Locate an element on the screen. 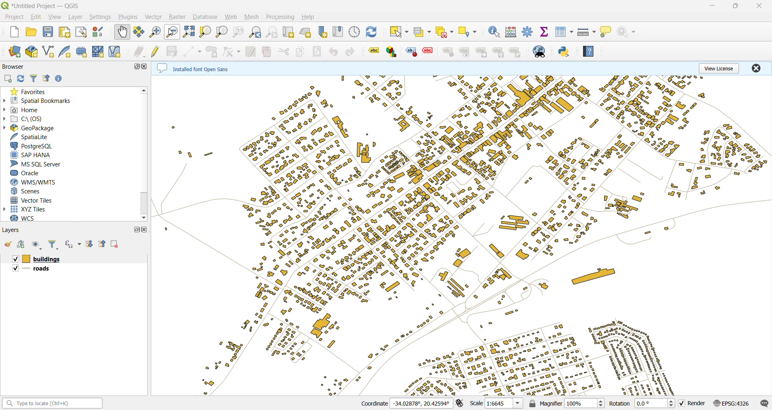 Image resolution: width=772 pixels, height=410 pixels. copy is located at coordinates (300, 52).